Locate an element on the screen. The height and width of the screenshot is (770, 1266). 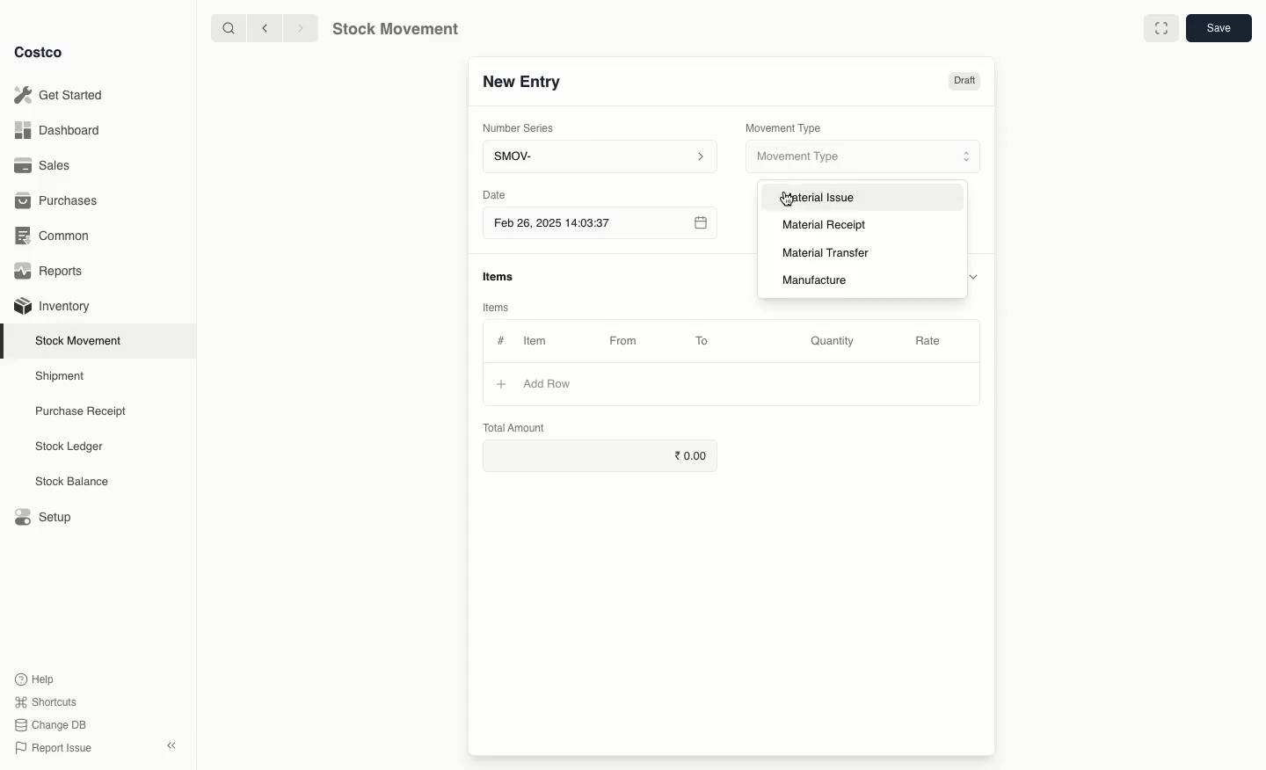
Stock Ledger is located at coordinates (69, 448).